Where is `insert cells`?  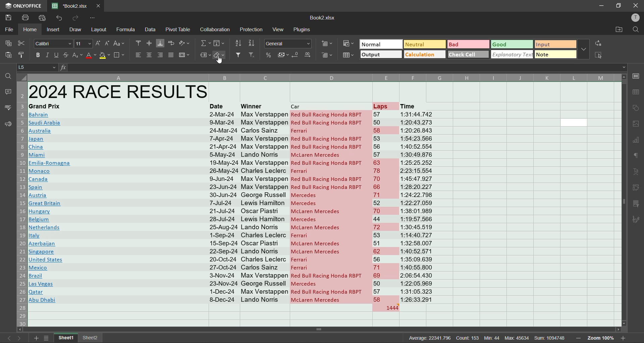 insert cells is located at coordinates (328, 43).